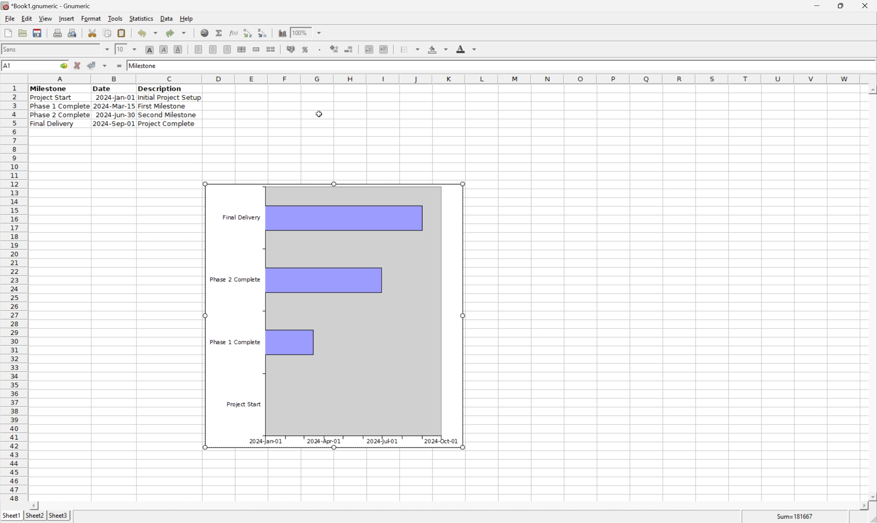 Image resolution: width=877 pixels, height=523 pixels. What do you see at coordinates (120, 49) in the screenshot?
I see `10` at bounding box center [120, 49].